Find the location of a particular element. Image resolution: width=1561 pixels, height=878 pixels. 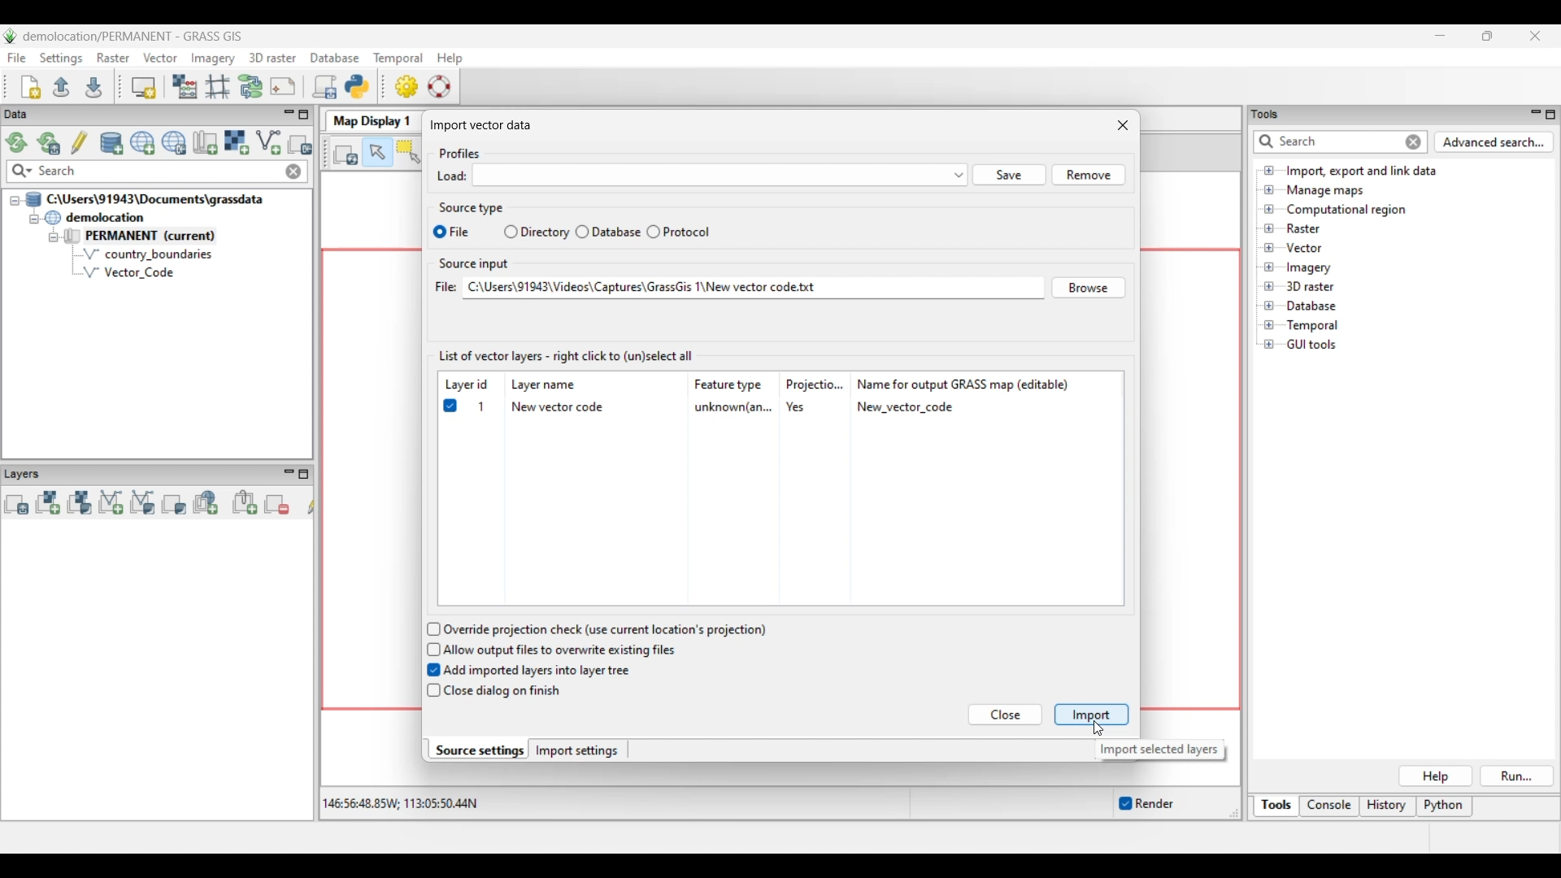

Protocol is located at coordinates (685, 232).